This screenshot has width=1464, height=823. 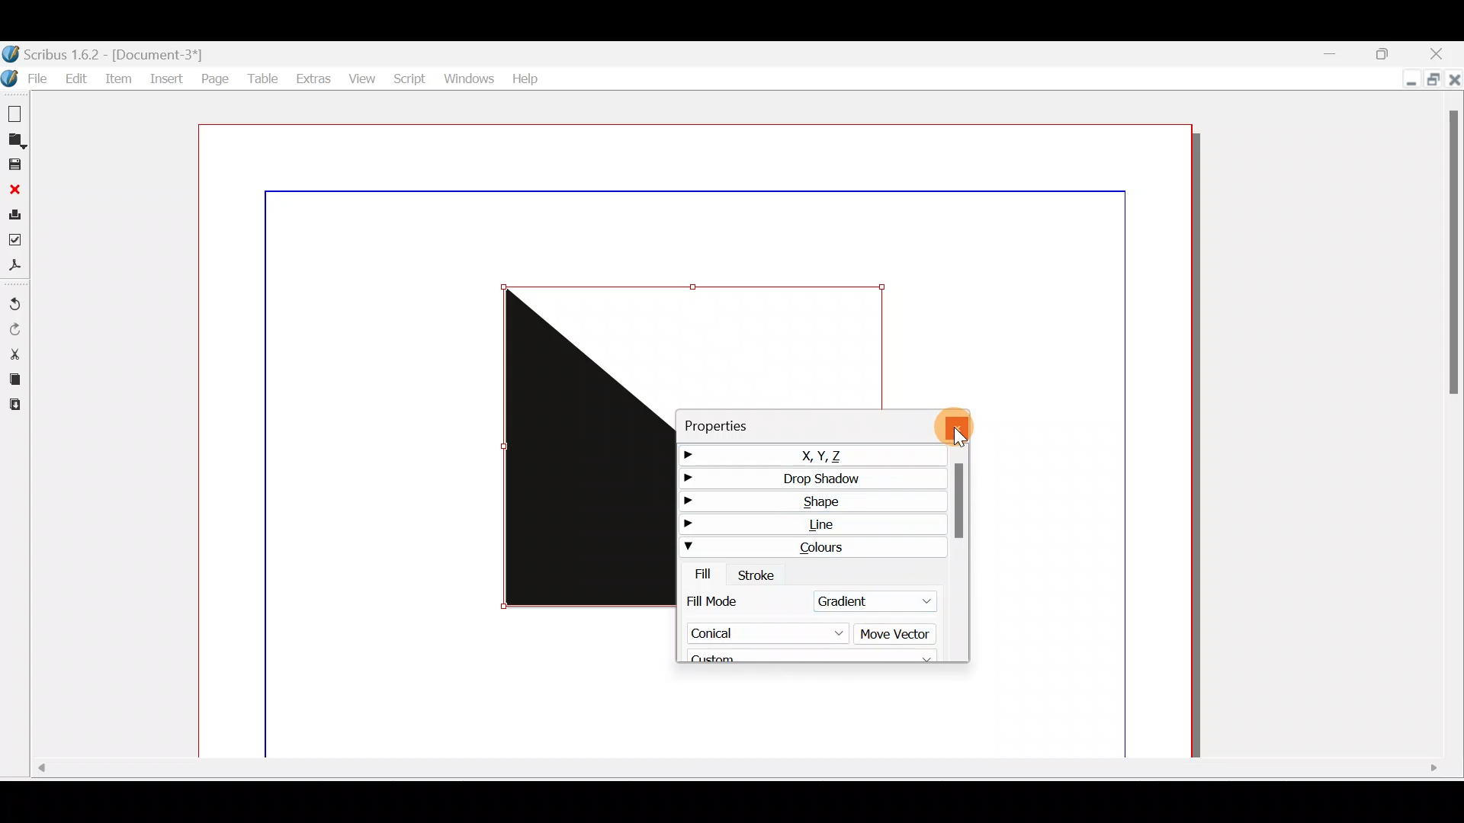 I want to click on Colours, so click(x=811, y=546).